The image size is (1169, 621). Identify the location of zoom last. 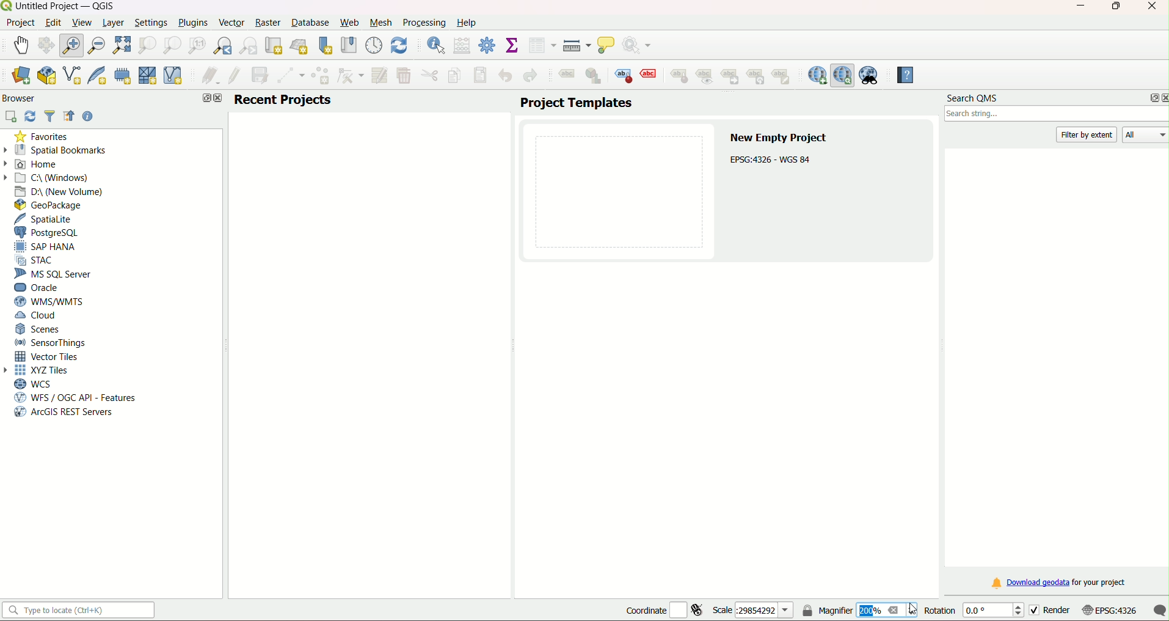
(225, 46).